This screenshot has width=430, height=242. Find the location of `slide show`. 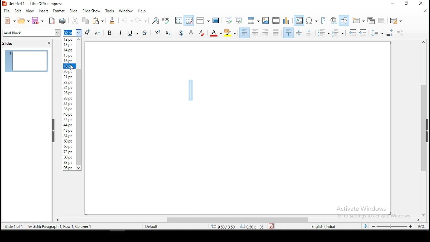

slide show is located at coordinates (91, 11).